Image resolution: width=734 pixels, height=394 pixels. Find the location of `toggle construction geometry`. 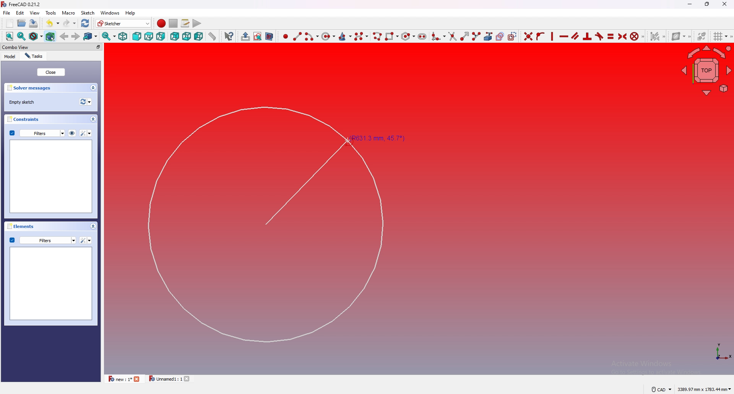

toggle construction geometry is located at coordinates (513, 36).